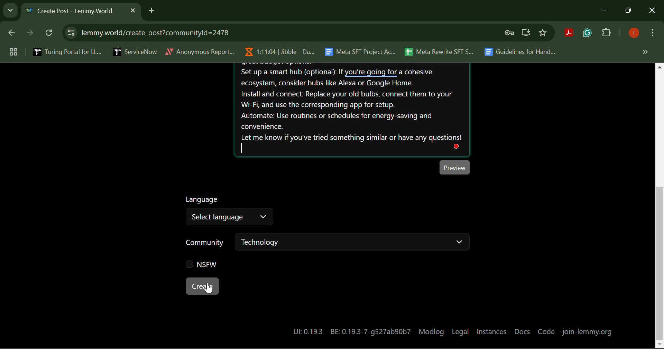  Describe the element at coordinates (348, 330) in the screenshot. I see `System Details` at that location.